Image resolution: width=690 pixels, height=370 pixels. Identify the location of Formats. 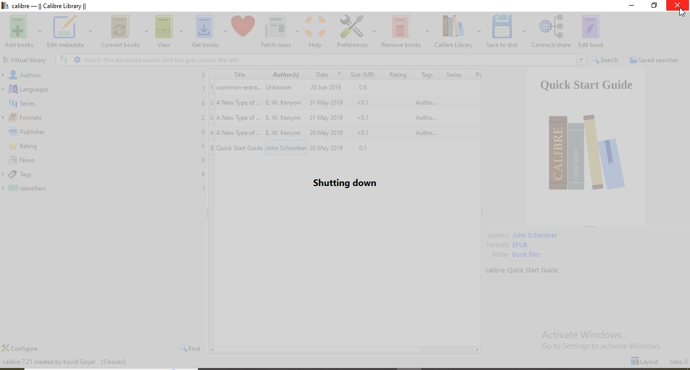
(103, 118).